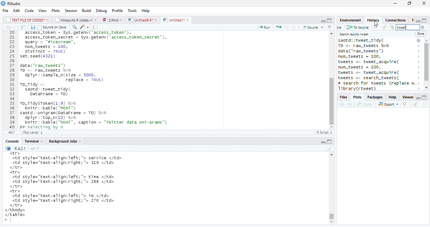 The height and width of the screenshot is (227, 430). Describe the element at coordinates (376, 24) in the screenshot. I see `cursor` at that location.